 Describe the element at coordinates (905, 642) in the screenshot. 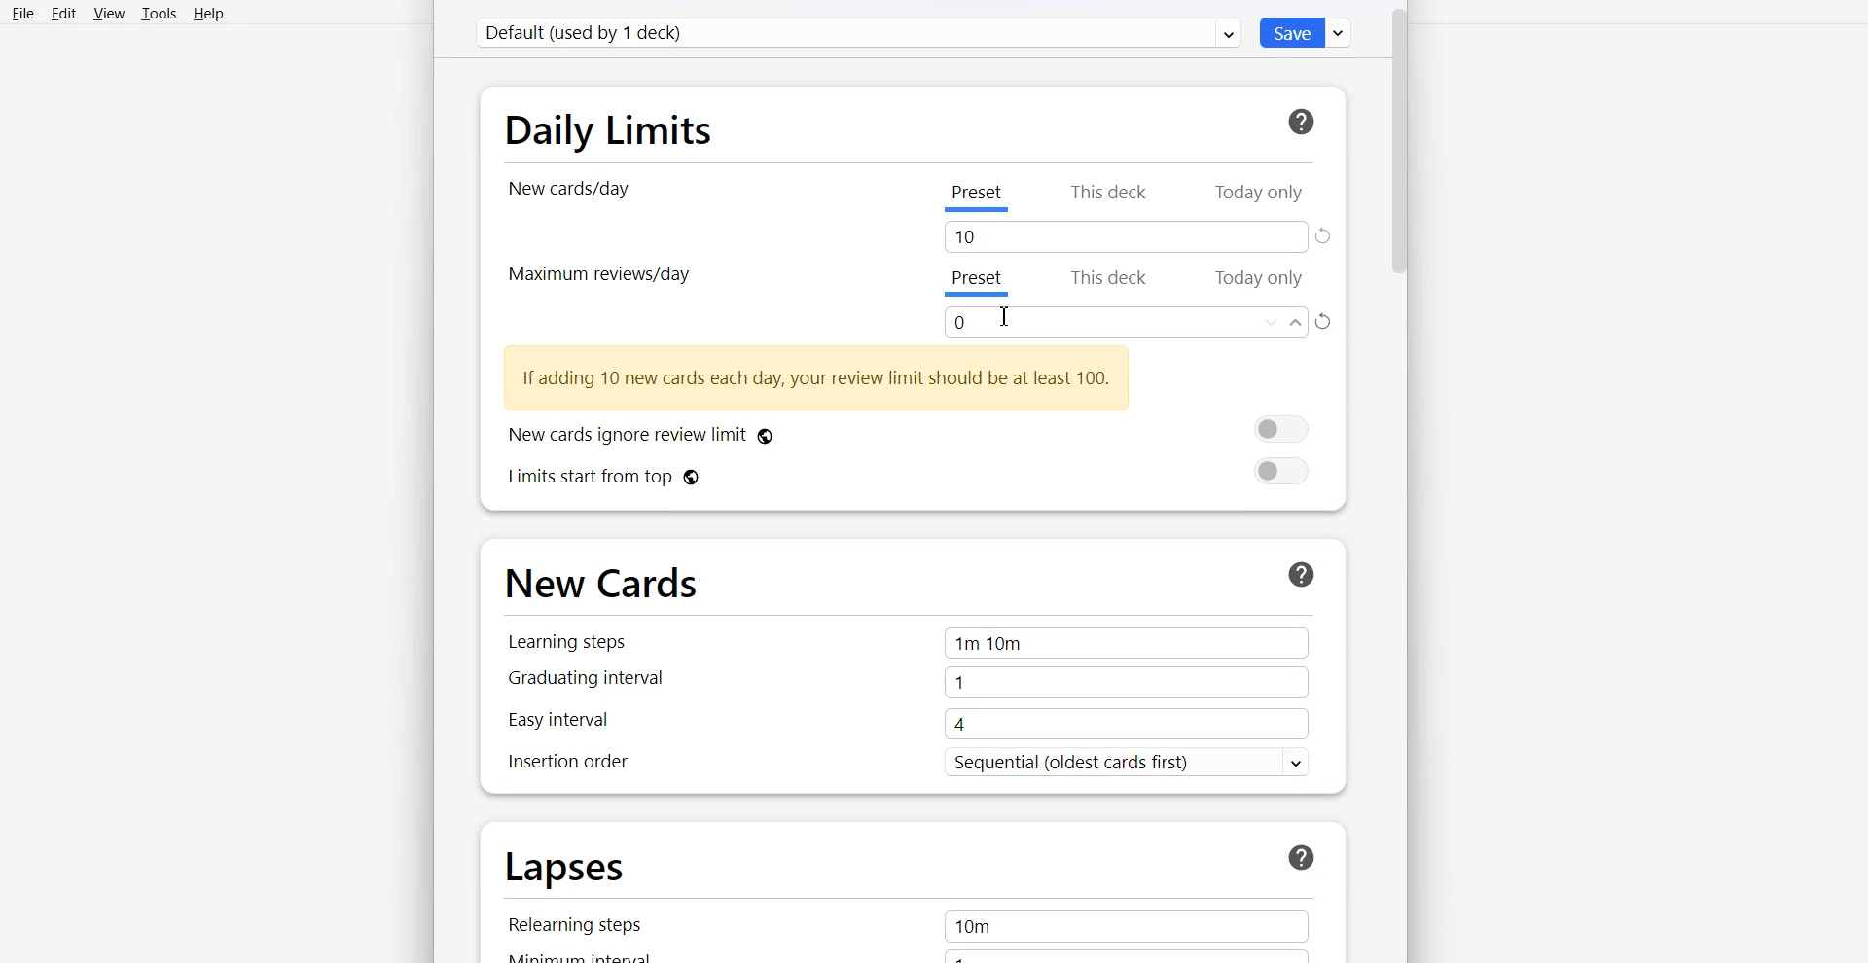

I see `Learning steps` at that location.